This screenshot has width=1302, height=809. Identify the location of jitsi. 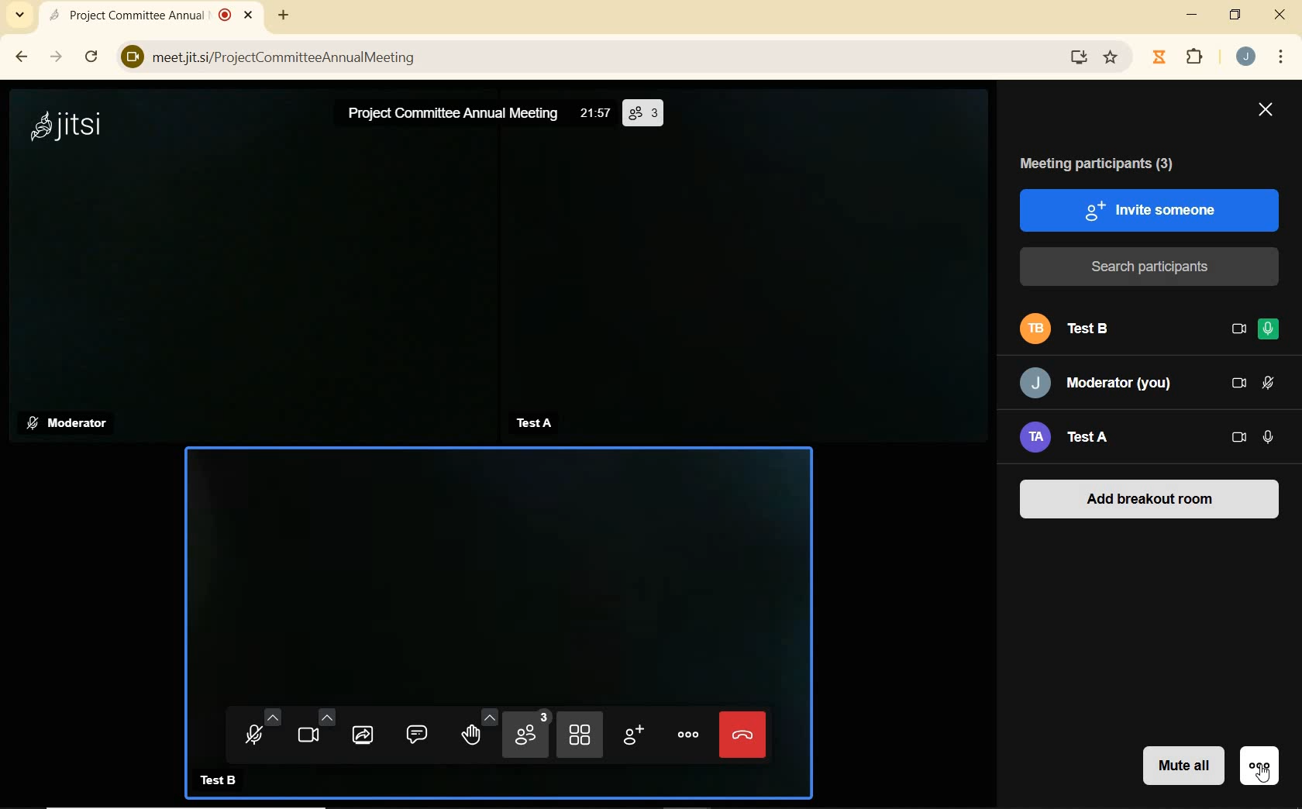
(70, 125).